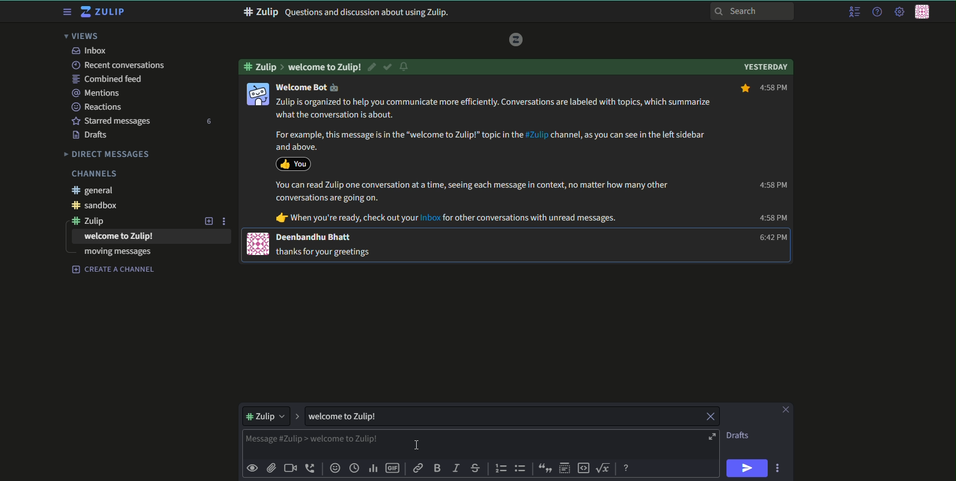 The height and width of the screenshot is (481, 956). What do you see at coordinates (118, 253) in the screenshot?
I see `moving messages` at bounding box center [118, 253].